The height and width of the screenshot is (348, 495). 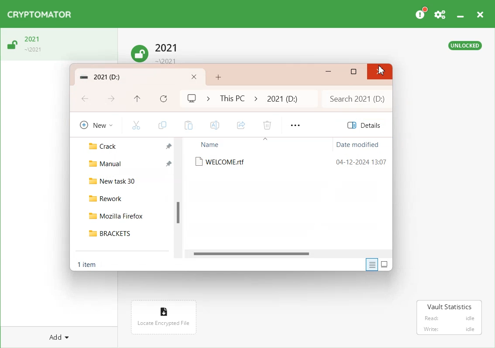 What do you see at coordinates (137, 99) in the screenshot?
I see `Up to This PC` at bounding box center [137, 99].